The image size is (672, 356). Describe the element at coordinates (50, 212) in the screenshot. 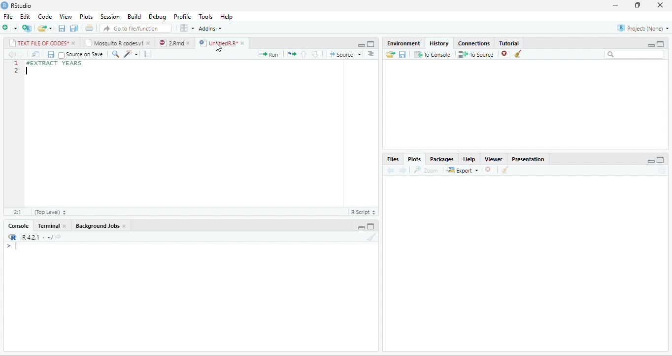

I see `Top Level` at that location.